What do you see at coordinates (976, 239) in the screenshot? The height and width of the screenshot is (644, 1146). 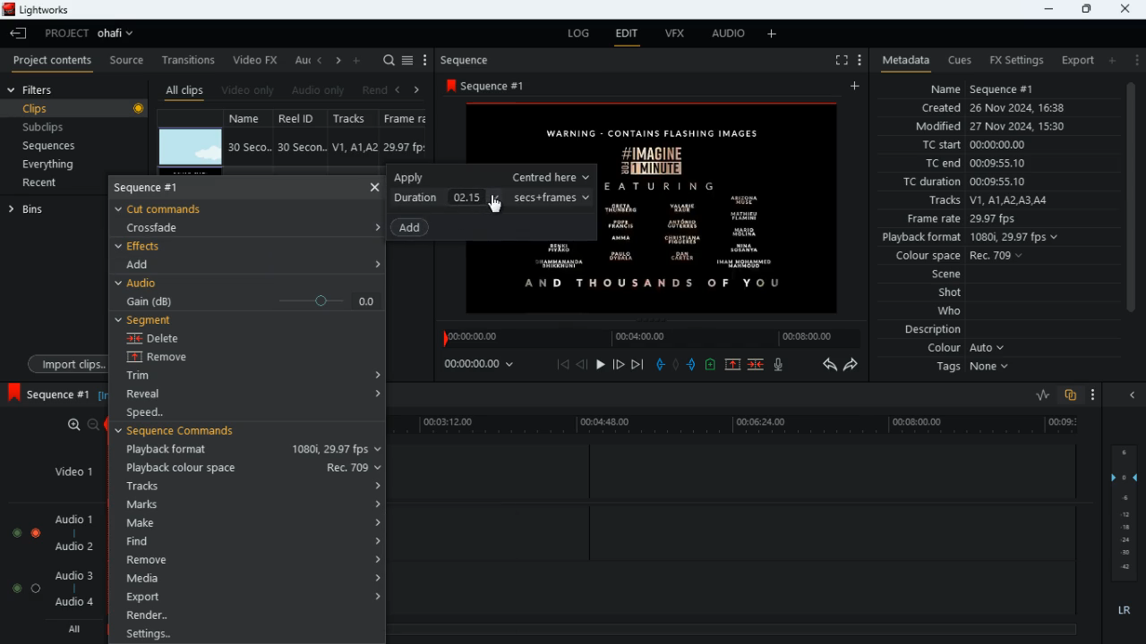 I see `playback format` at bounding box center [976, 239].